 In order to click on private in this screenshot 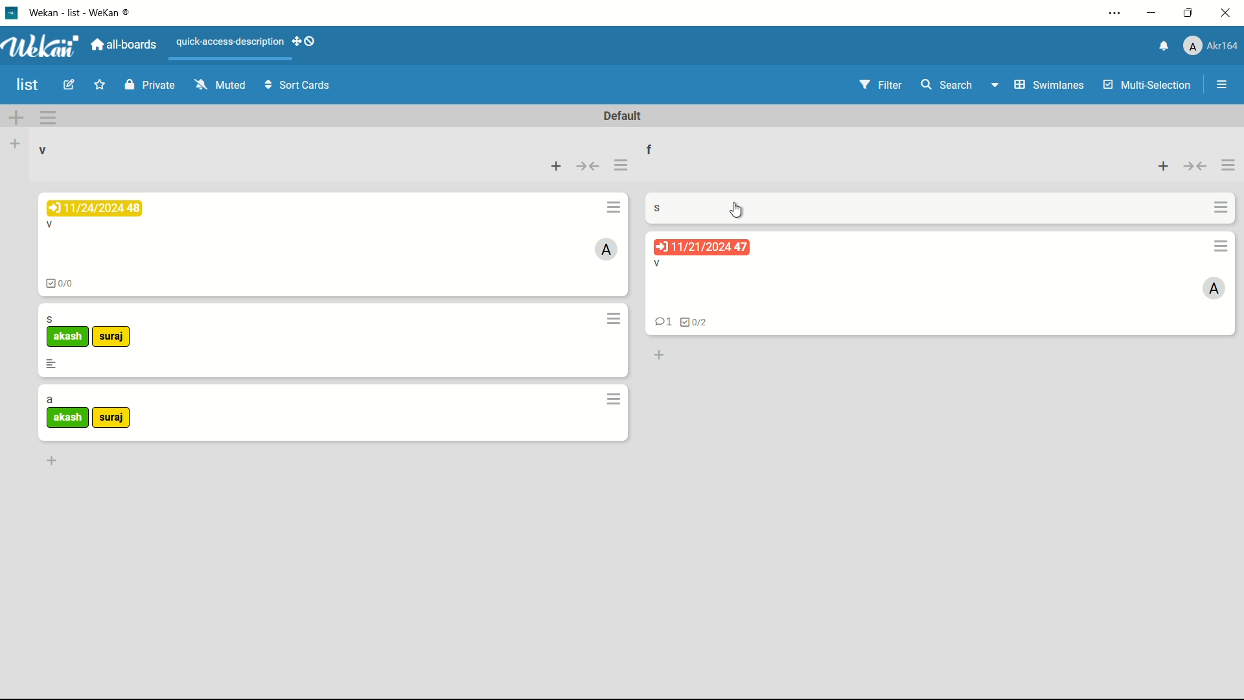, I will do `click(152, 84)`.